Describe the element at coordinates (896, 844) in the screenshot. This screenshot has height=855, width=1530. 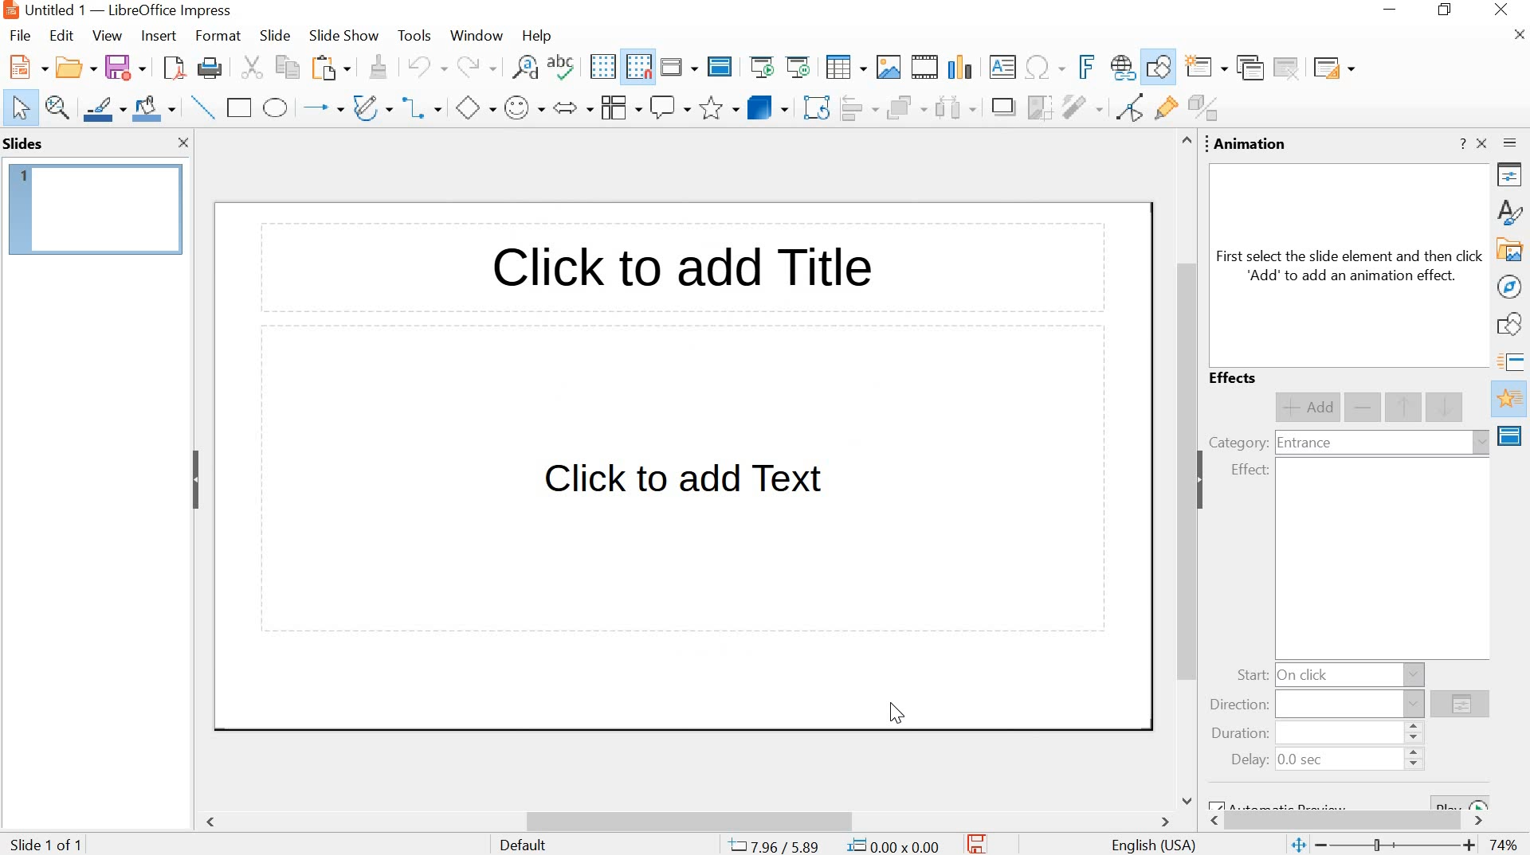
I see `0.00x0.00` at that location.